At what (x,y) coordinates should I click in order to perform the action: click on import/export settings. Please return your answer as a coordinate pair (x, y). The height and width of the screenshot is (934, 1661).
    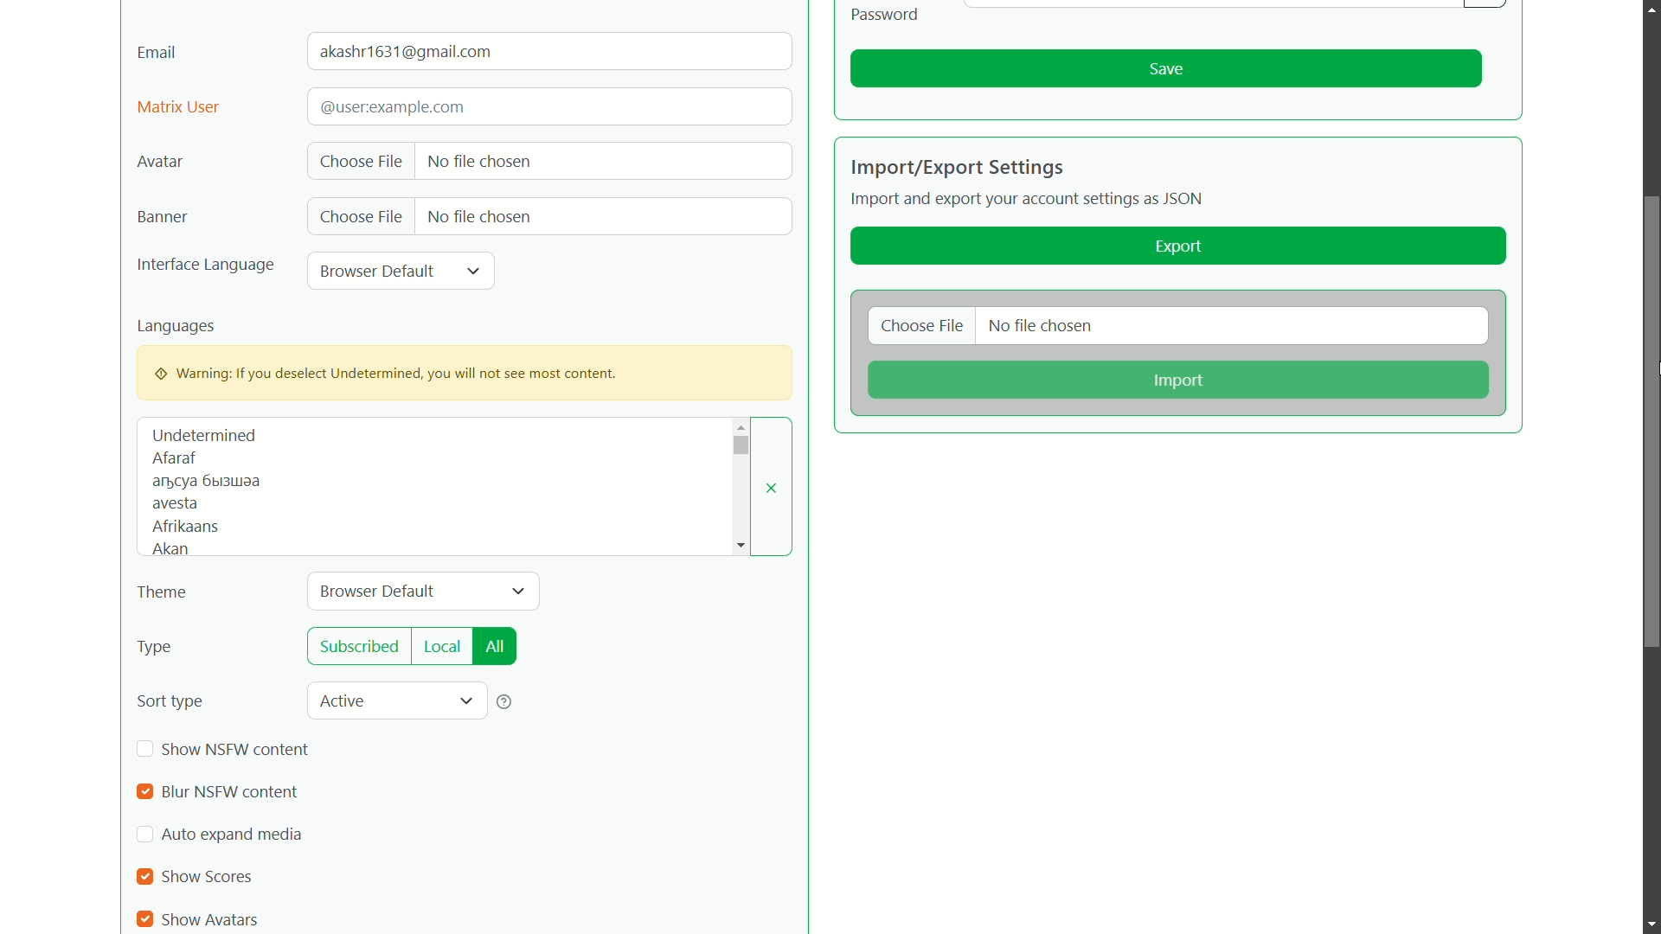
    Looking at the image, I should click on (957, 167).